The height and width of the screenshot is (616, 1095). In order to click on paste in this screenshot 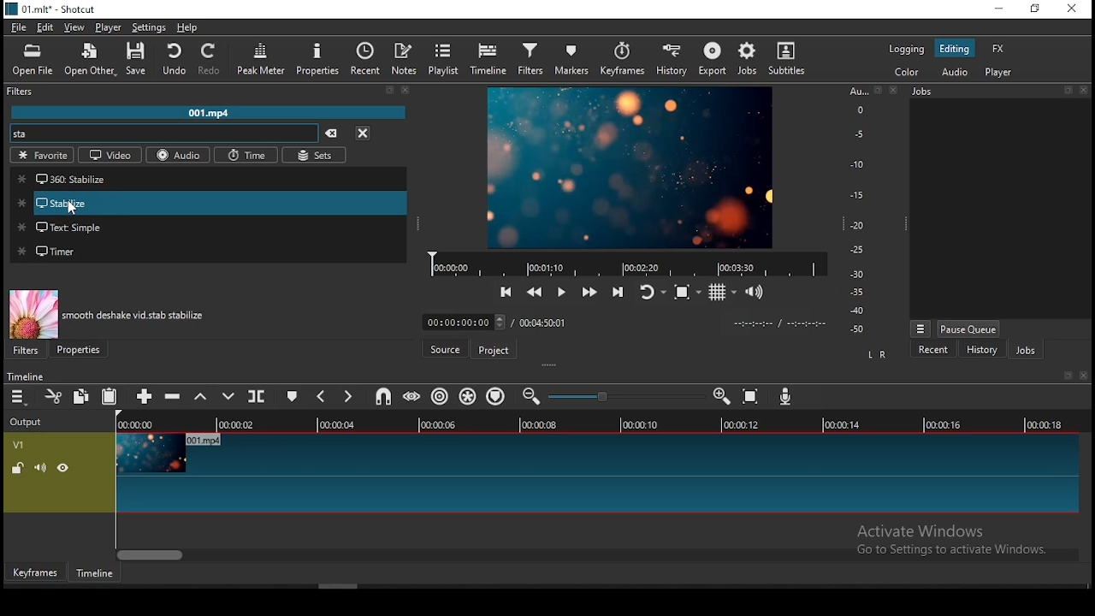, I will do `click(109, 397)`.